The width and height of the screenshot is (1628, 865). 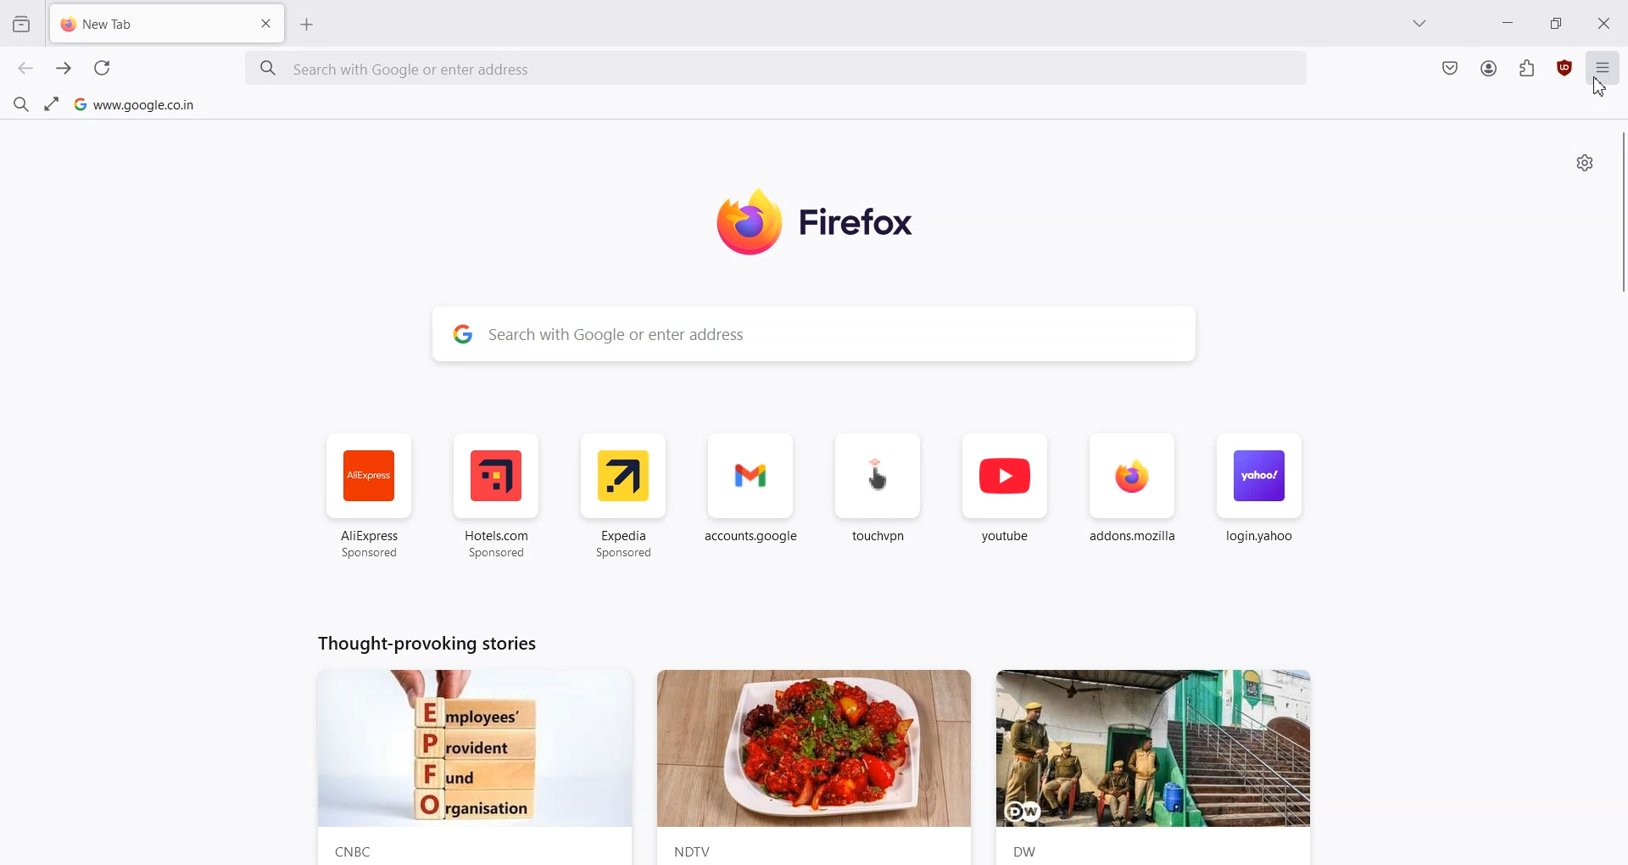 I want to click on News, so click(x=1162, y=767).